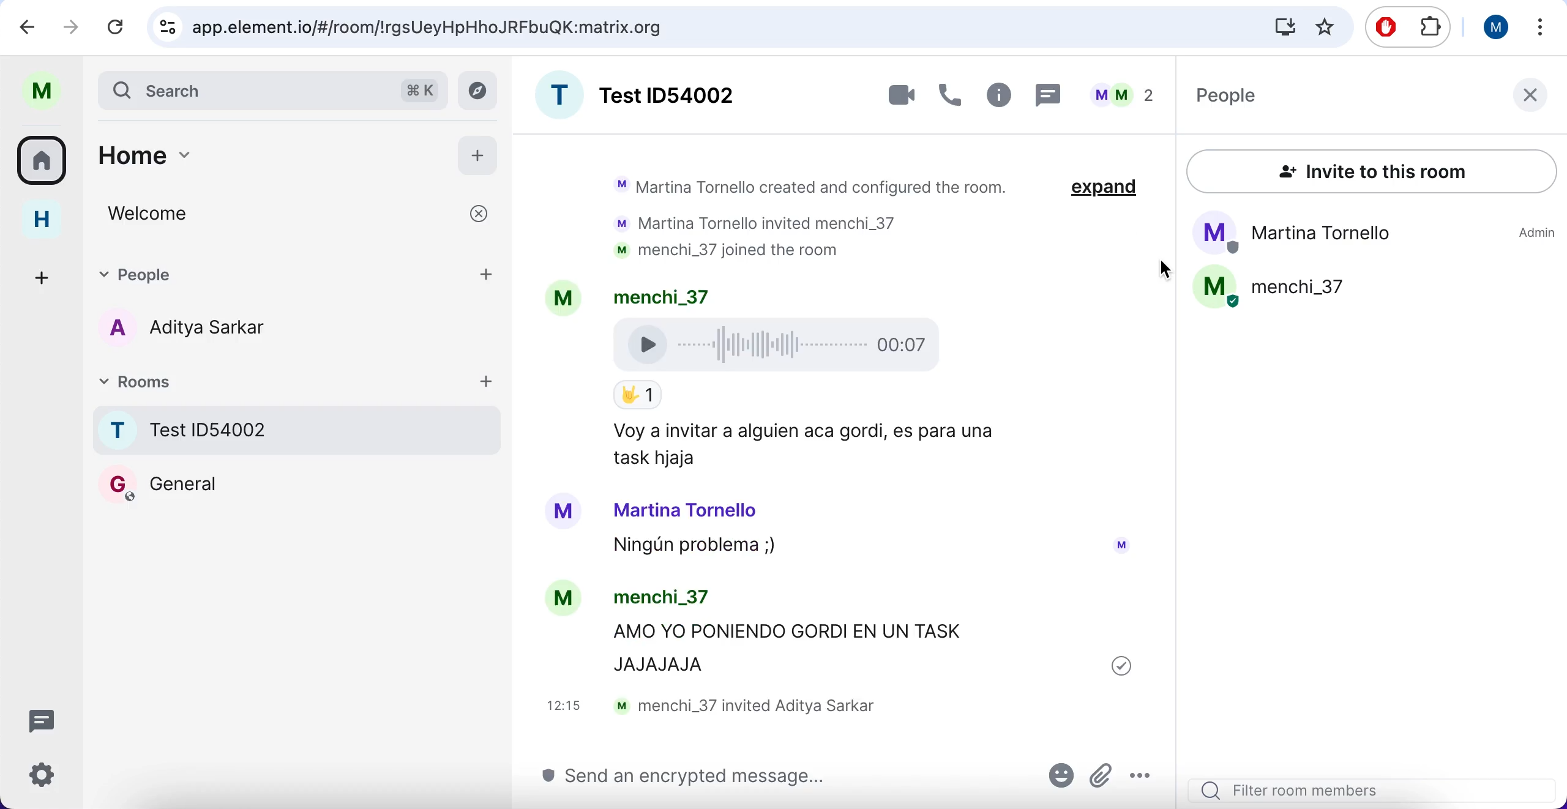 The width and height of the screenshot is (1567, 809). I want to click on chat, so click(1053, 97).